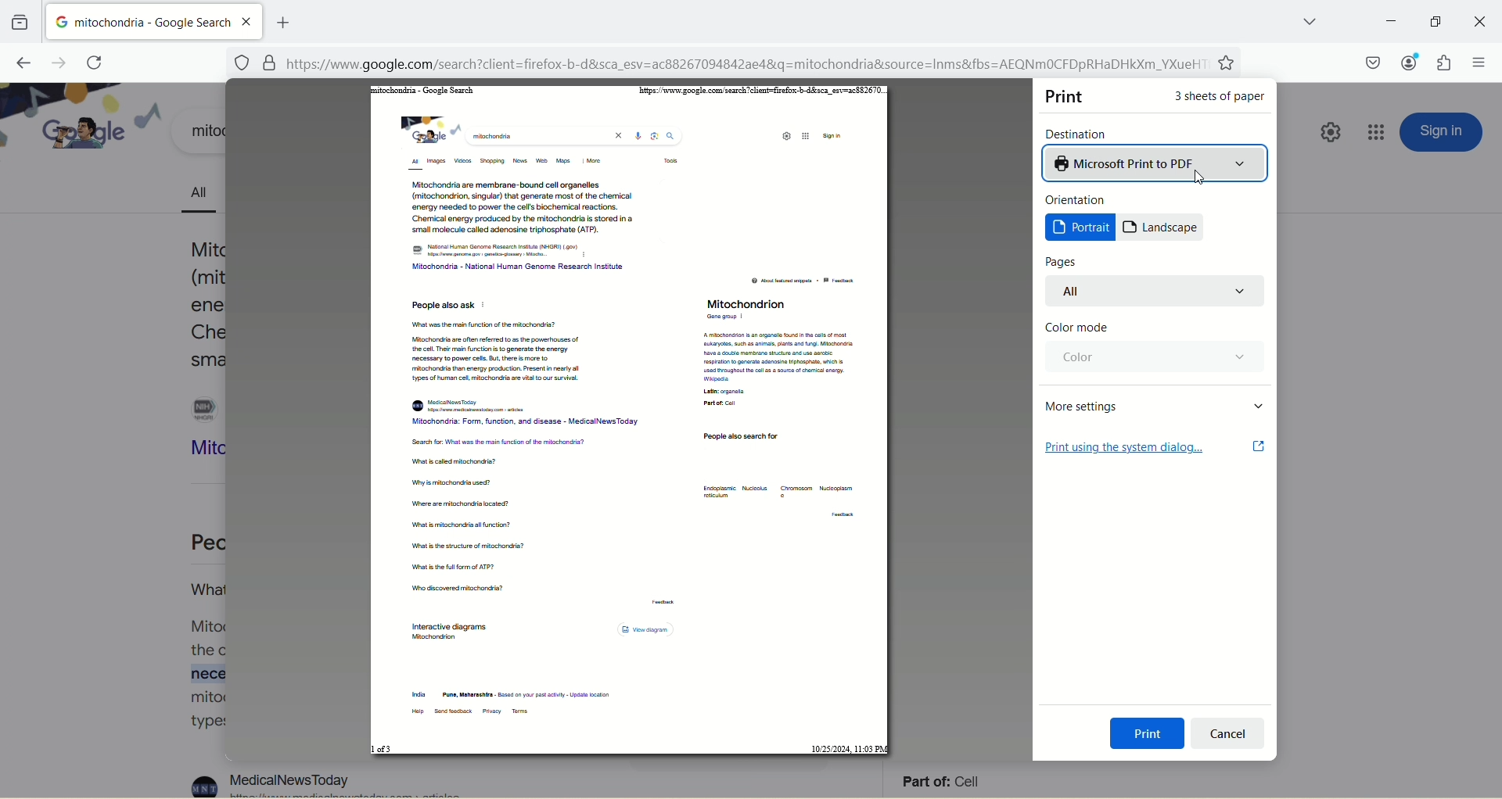  What do you see at coordinates (1221, 100) in the screenshot?
I see `3 sheets of paper` at bounding box center [1221, 100].